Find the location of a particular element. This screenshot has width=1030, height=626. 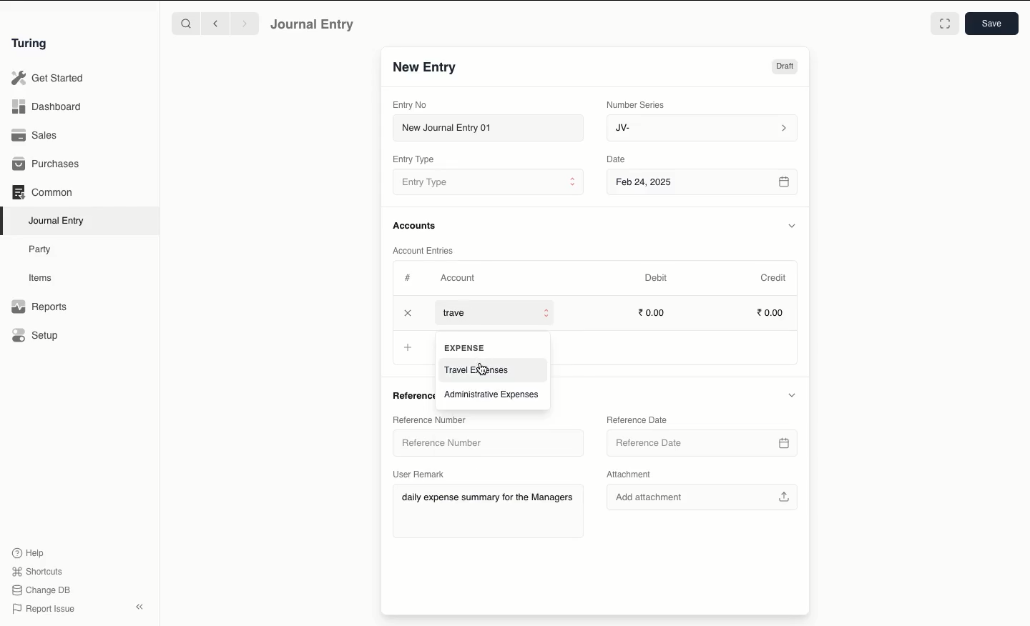

Change DB is located at coordinates (41, 590).